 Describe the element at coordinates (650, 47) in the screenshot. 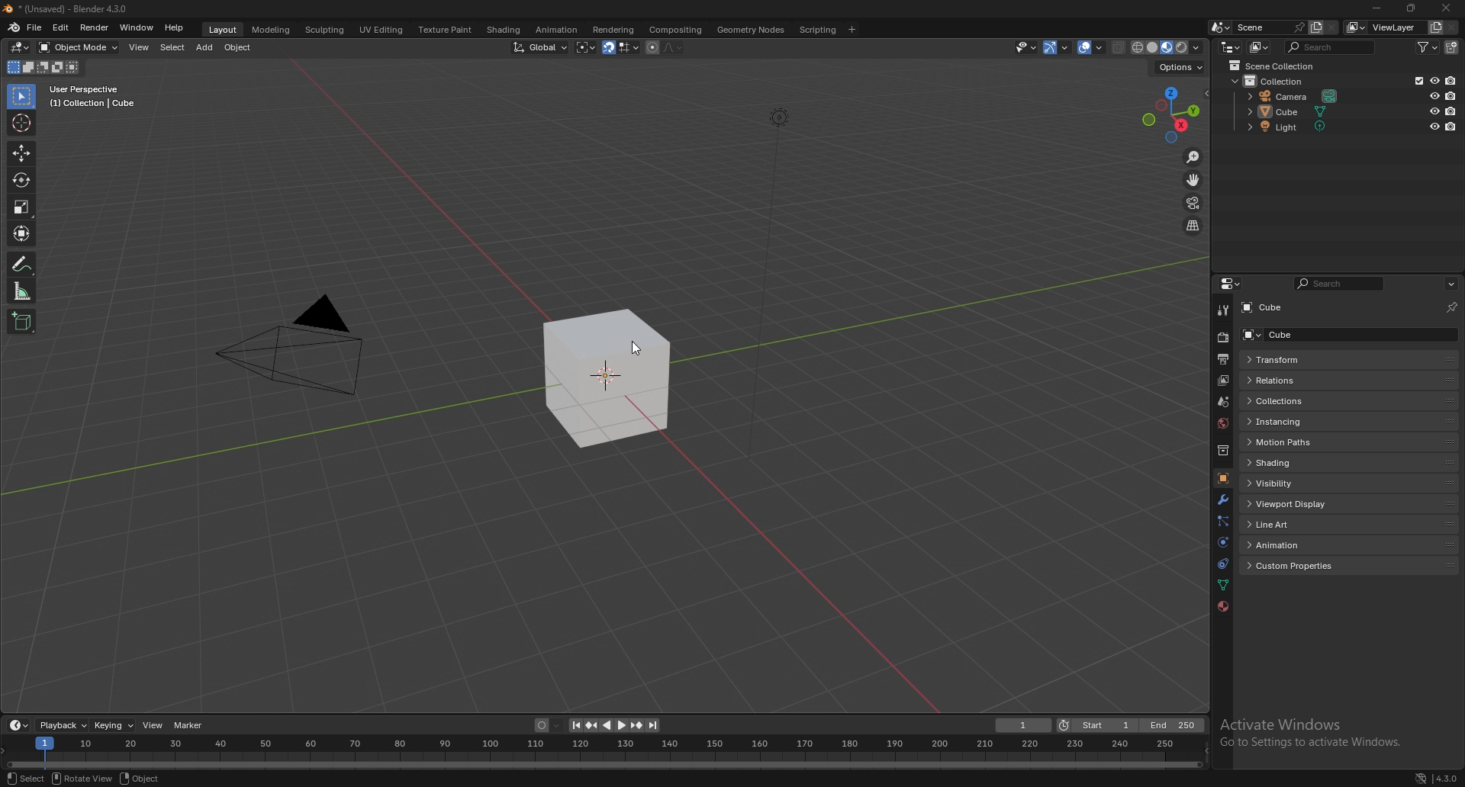

I see `proportional editing objects` at that location.